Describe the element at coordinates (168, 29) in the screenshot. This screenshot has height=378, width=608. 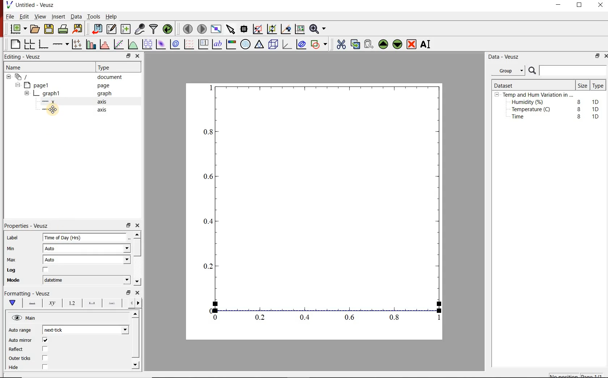
I see `reload linked datasets` at that location.